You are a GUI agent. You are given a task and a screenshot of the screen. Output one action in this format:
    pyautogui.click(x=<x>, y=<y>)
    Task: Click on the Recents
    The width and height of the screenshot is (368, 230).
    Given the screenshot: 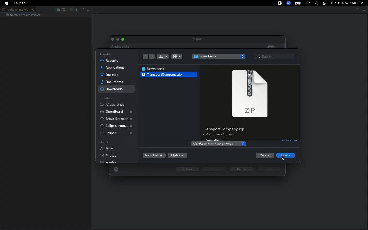 What is the action you would take?
    pyautogui.click(x=109, y=61)
    